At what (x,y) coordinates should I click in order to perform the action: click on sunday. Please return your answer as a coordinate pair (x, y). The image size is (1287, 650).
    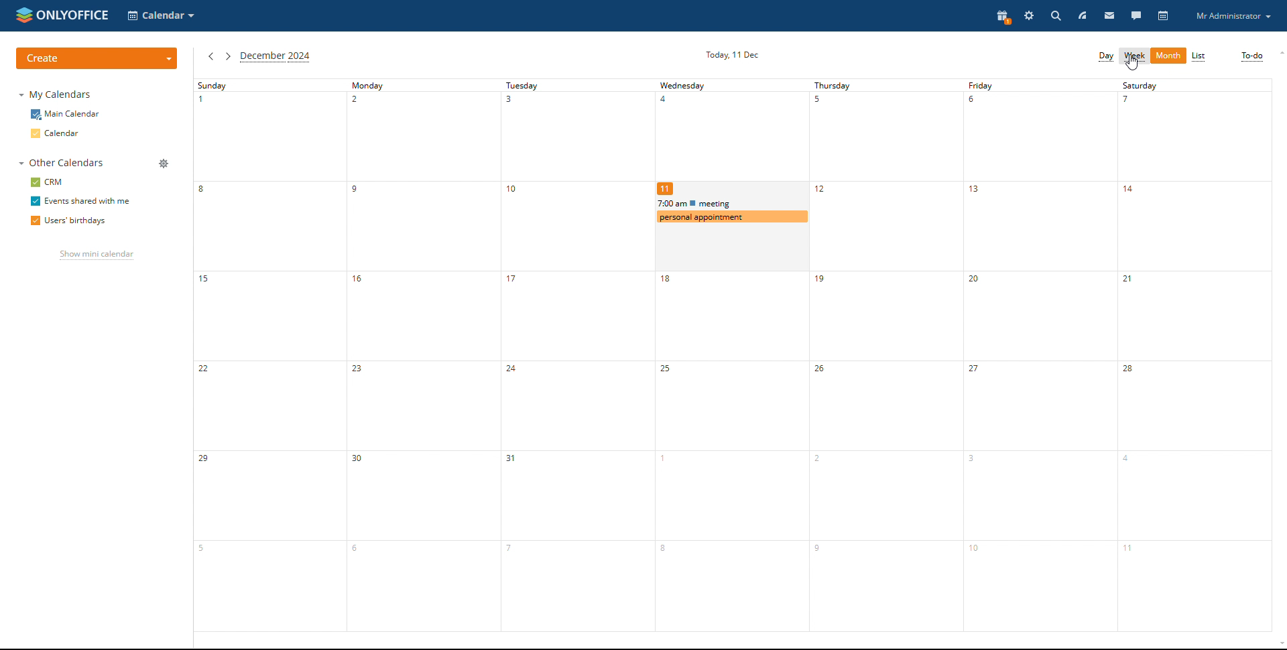
    Looking at the image, I should click on (267, 355).